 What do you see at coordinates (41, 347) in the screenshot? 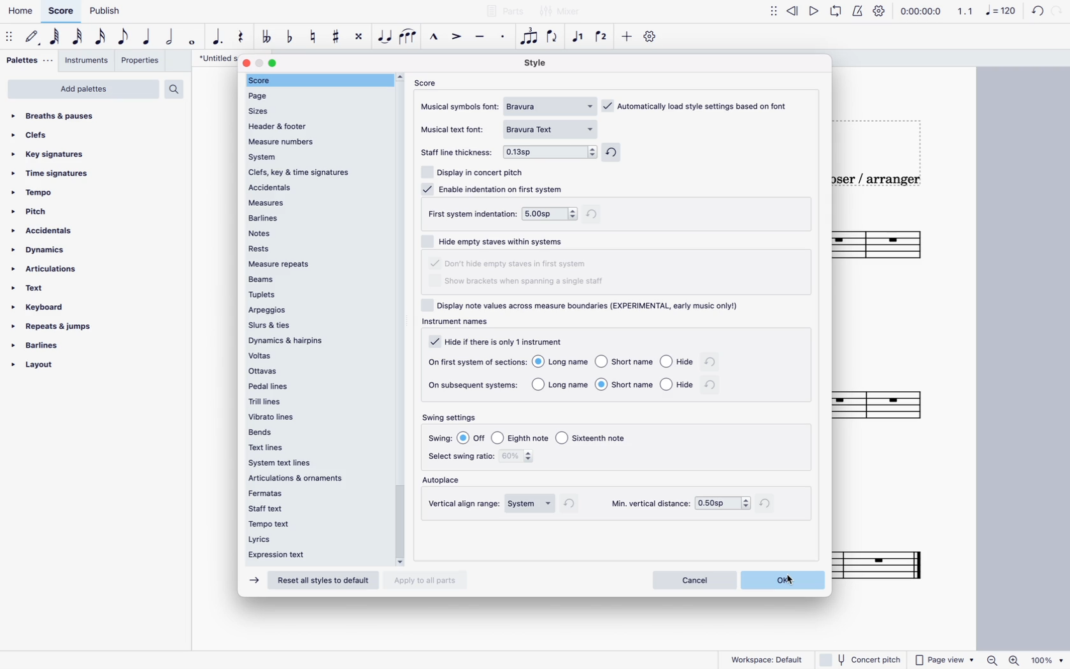
I see `barlines` at bounding box center [41, 347].